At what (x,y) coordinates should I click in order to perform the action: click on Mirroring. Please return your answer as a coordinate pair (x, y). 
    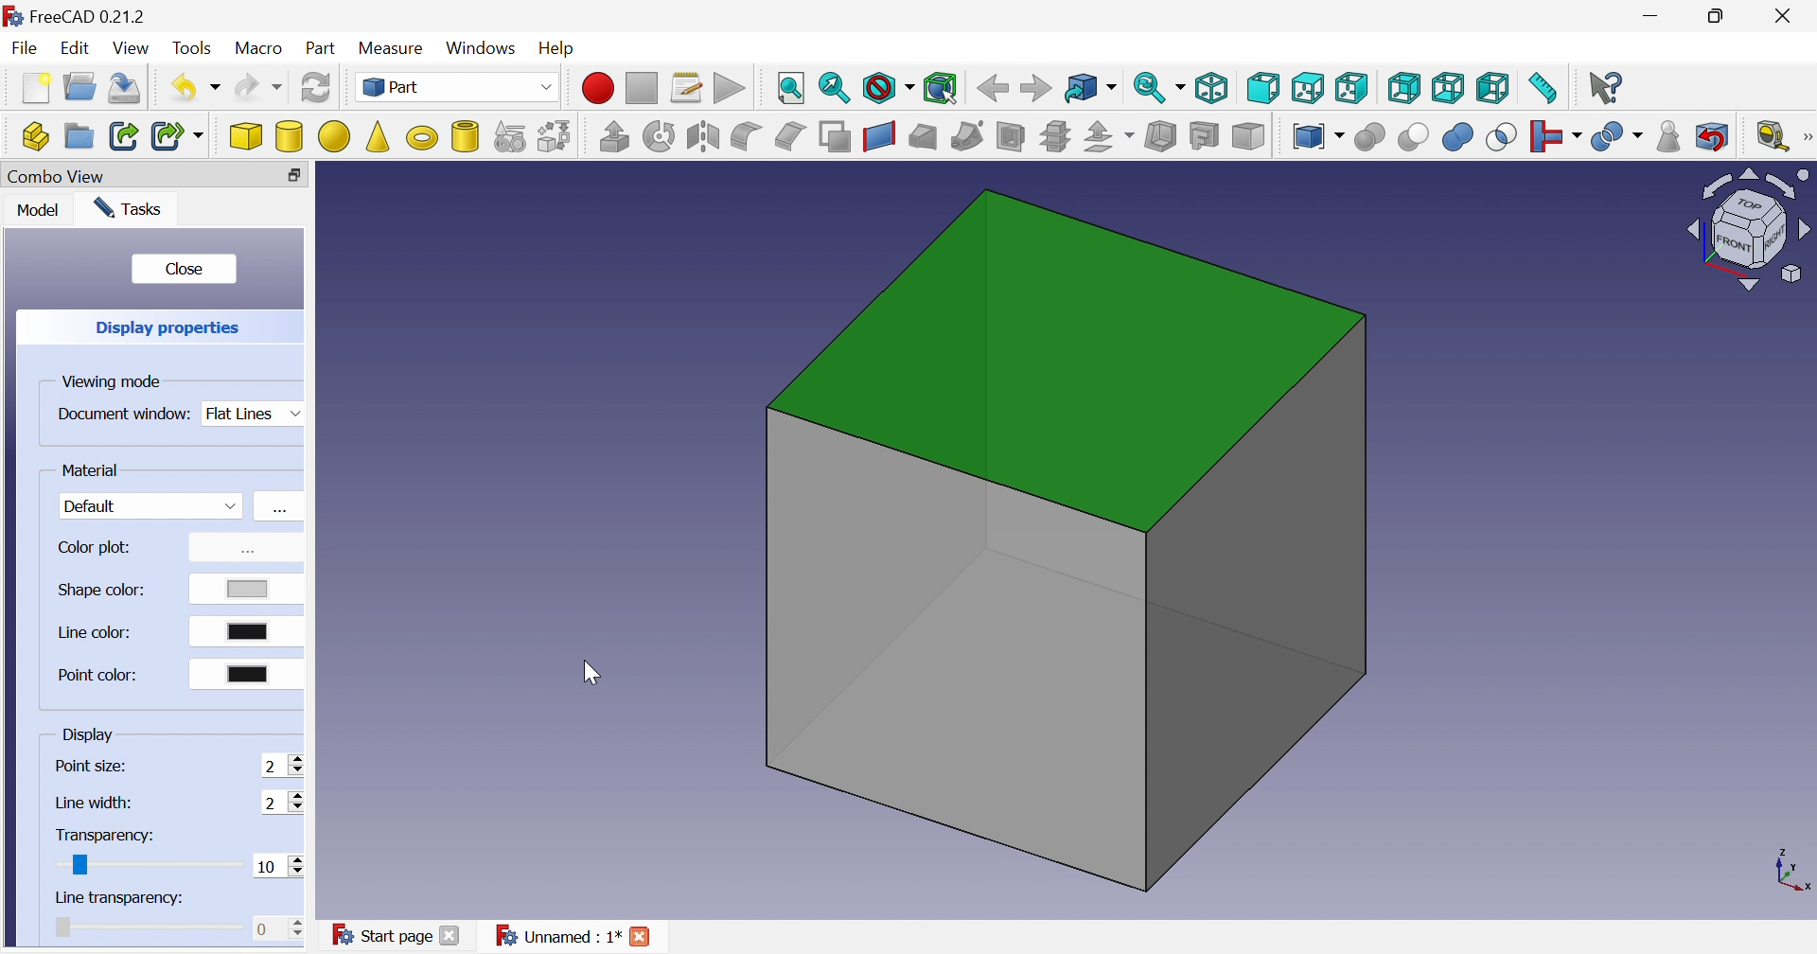
    Looking at the image, I should click on (702, 136).